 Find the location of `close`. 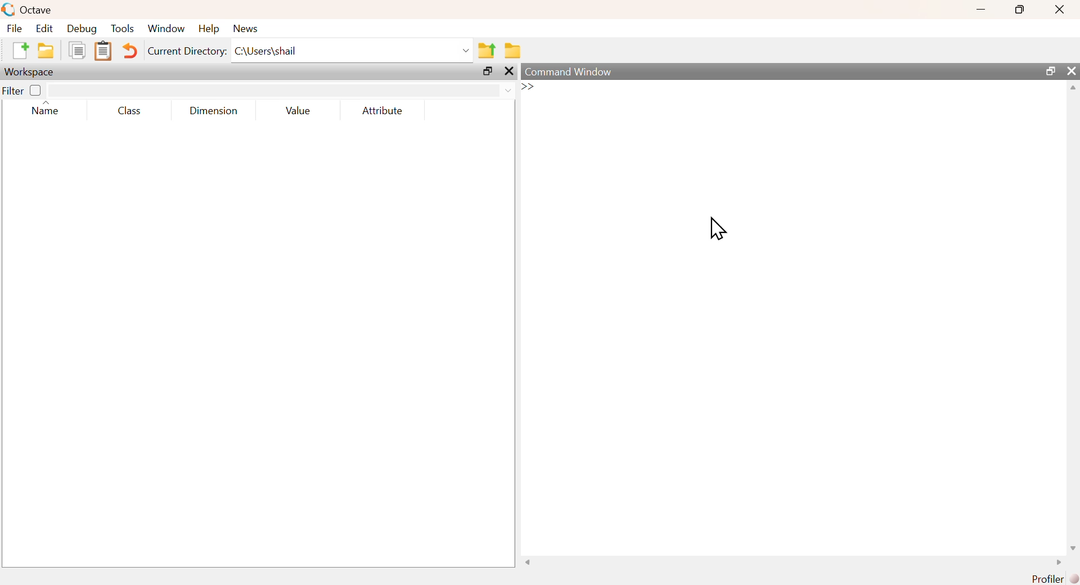

close is located at coordinates (509, 72).